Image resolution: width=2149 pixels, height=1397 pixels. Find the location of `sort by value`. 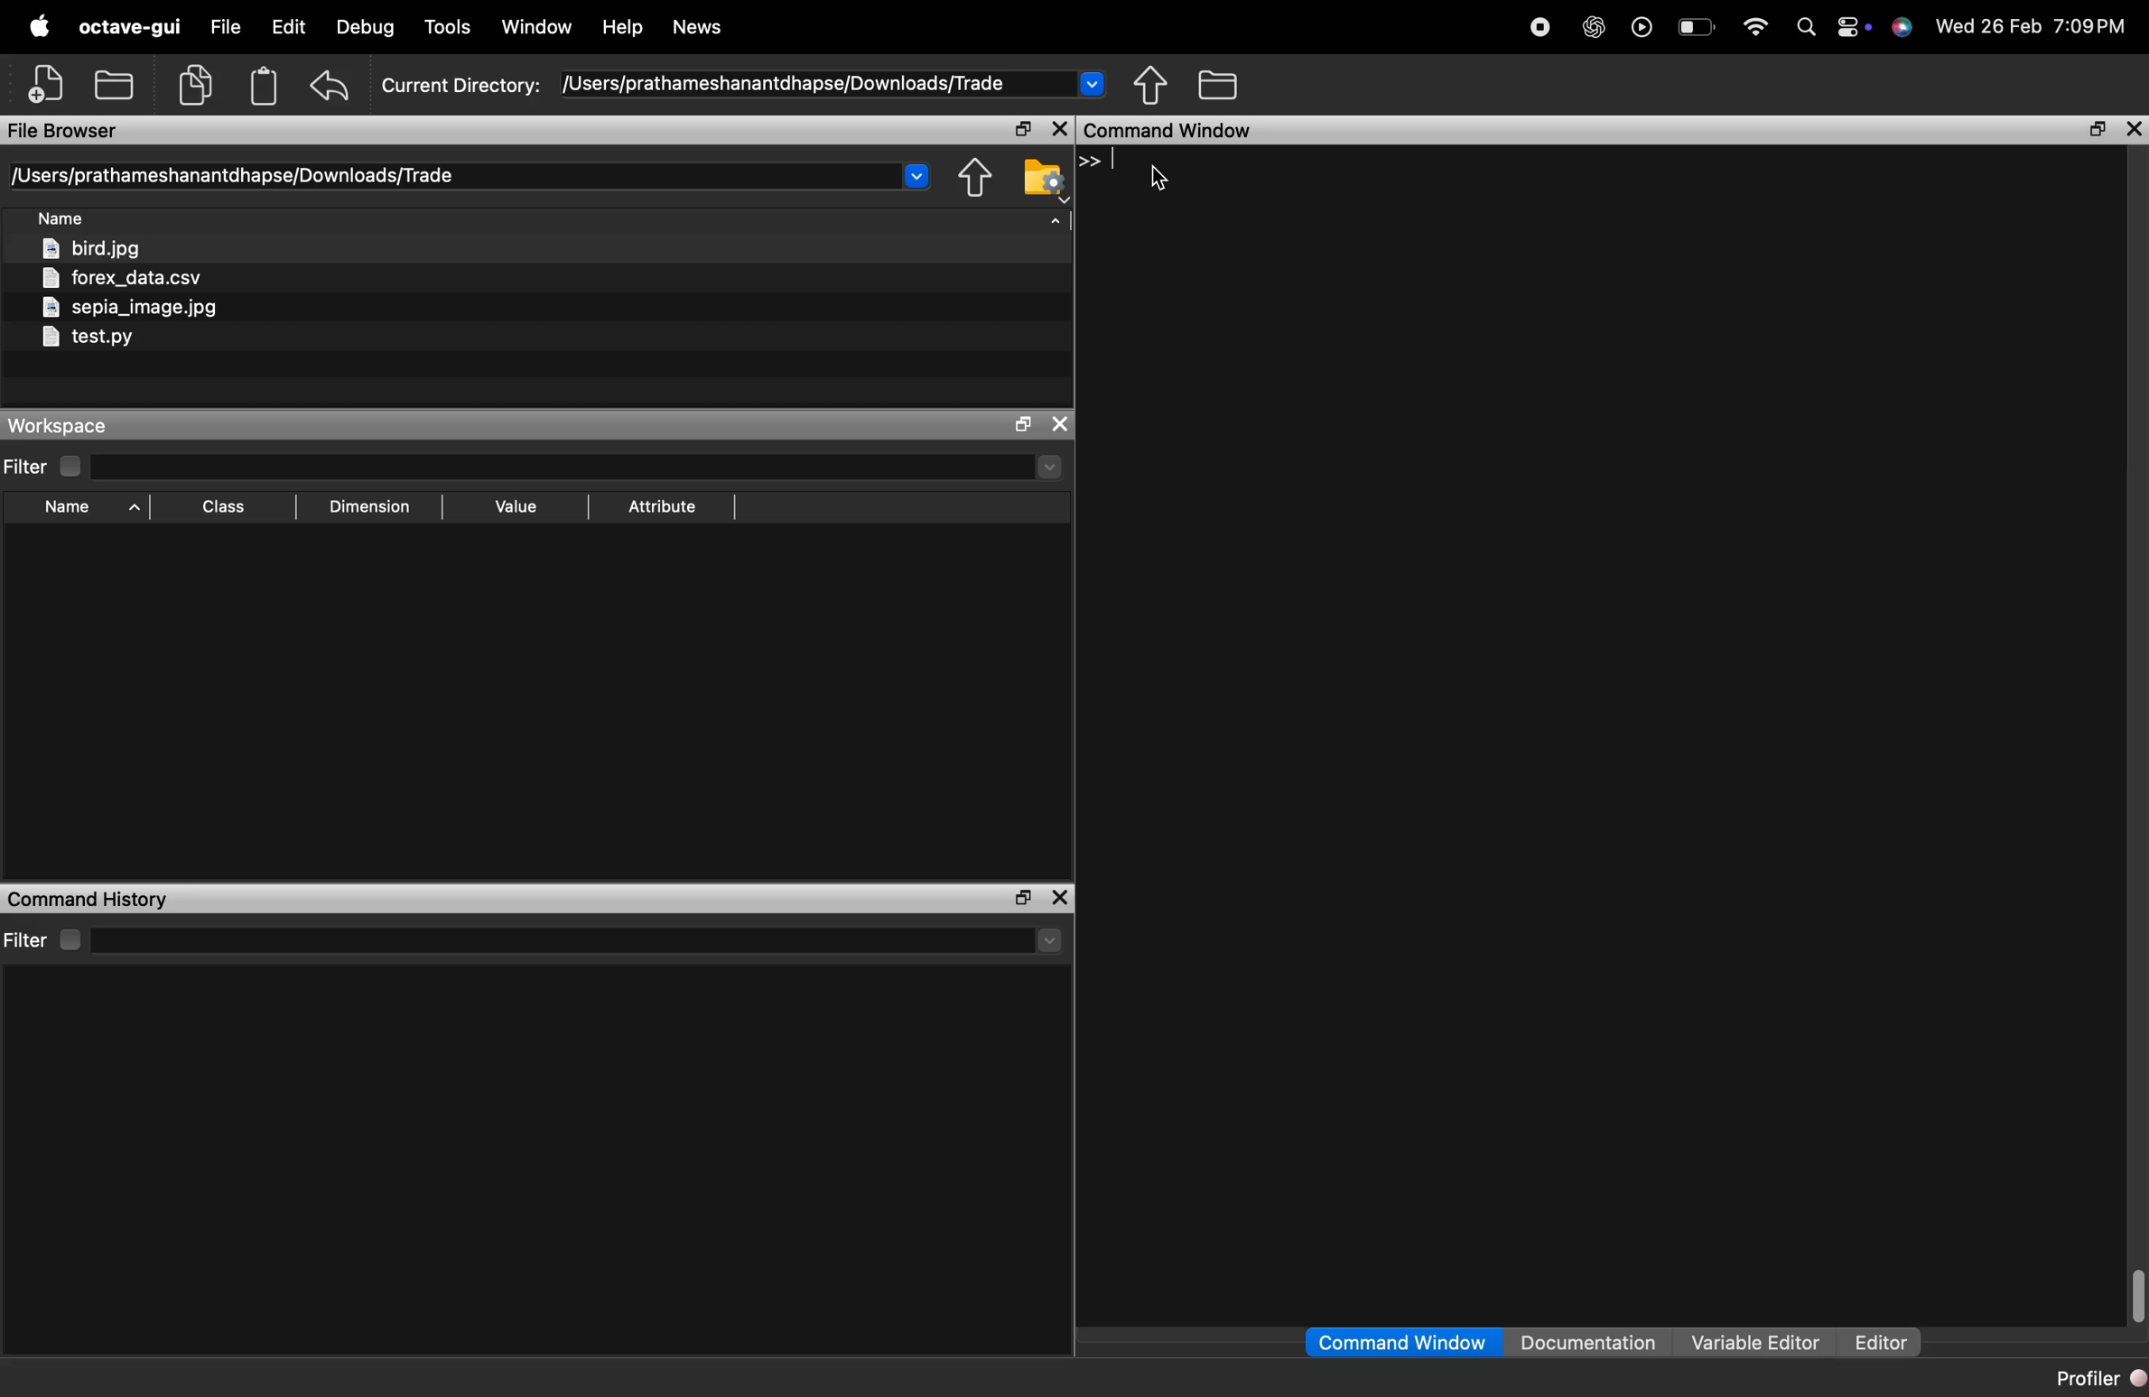

sort by value is located at coordinates (511, 506).